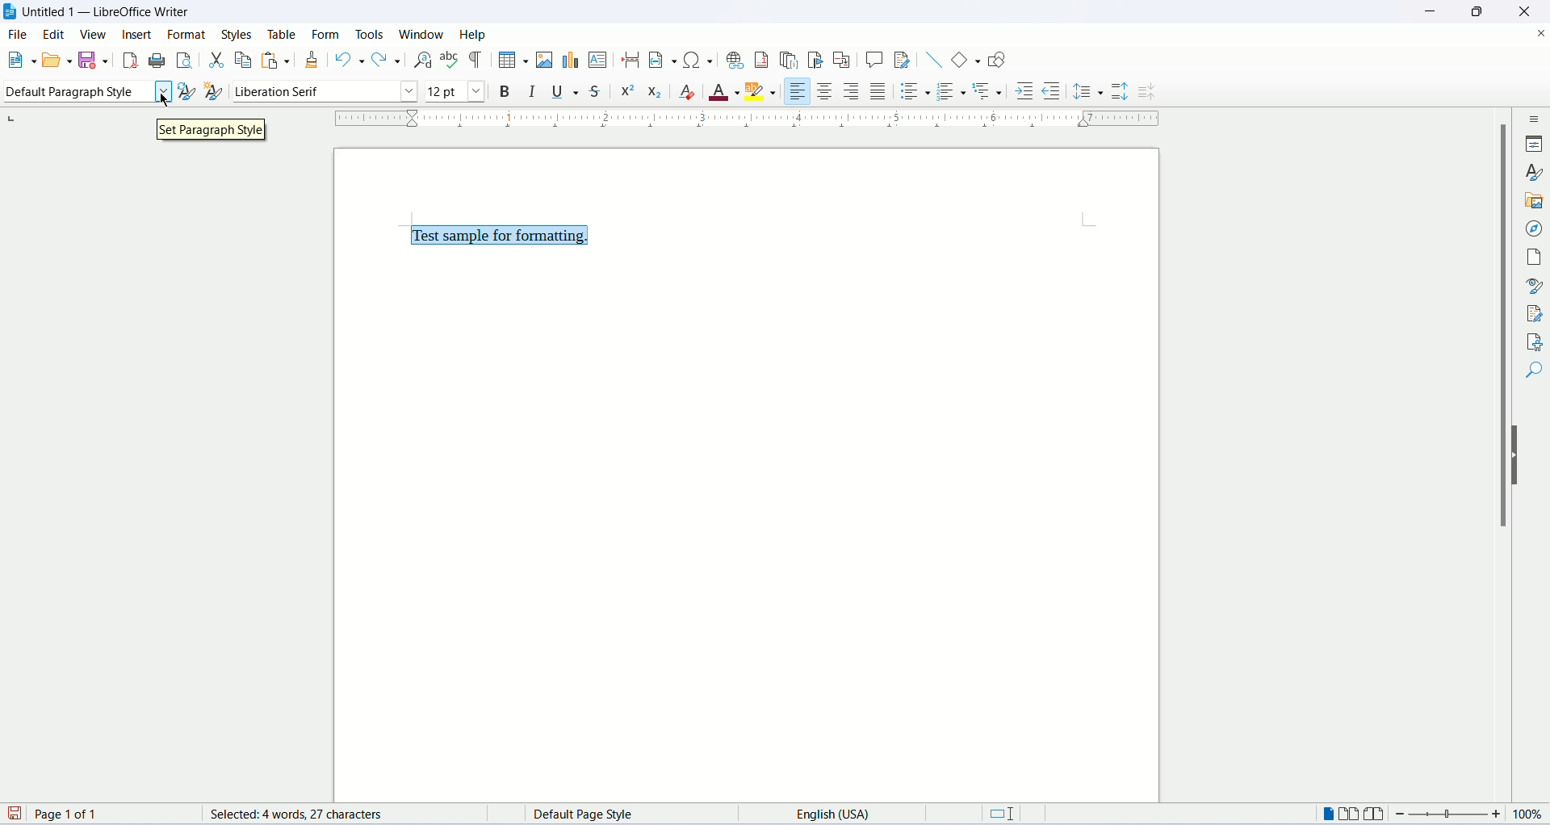  Describe the element at coordinates (86, 94) in the screenshot. I see `paragraph style` at that location.